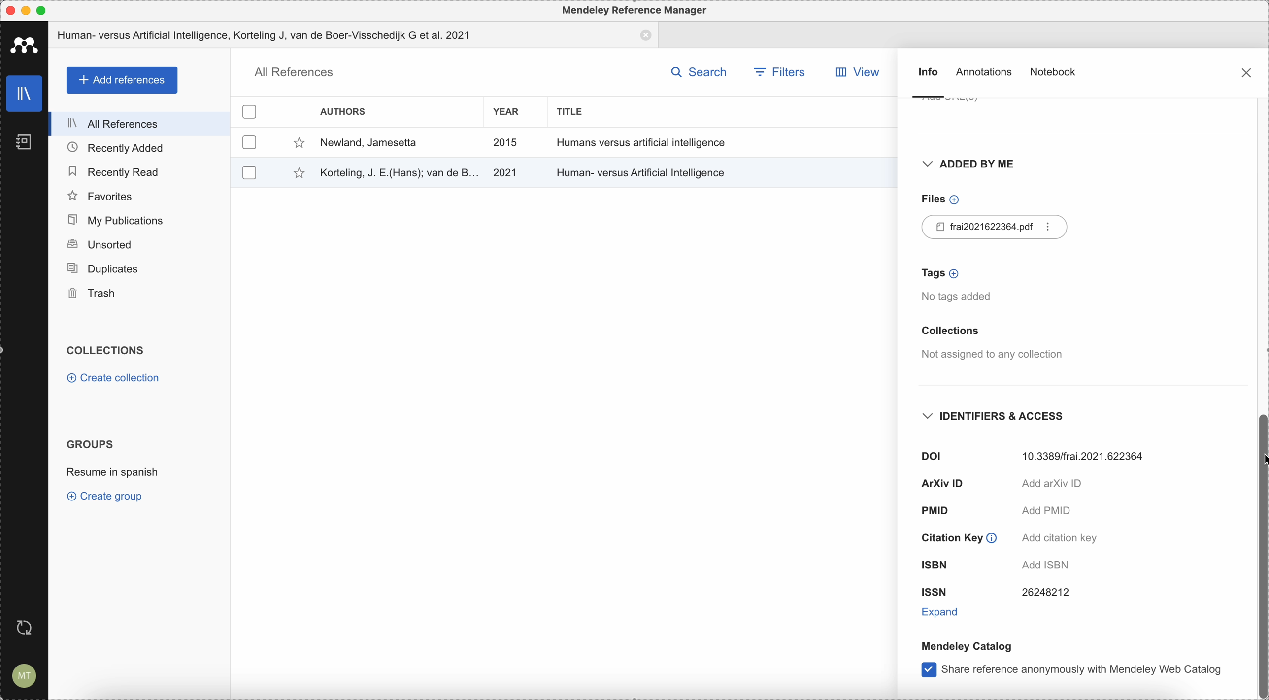 This screenshot has height=700, width=1269. I want to click on year, so click(506, 112).